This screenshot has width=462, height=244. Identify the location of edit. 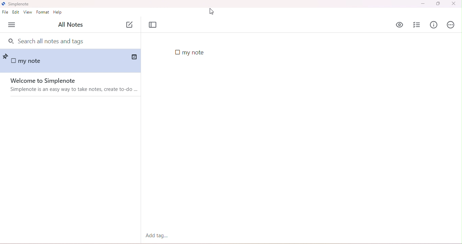
(16, 12).